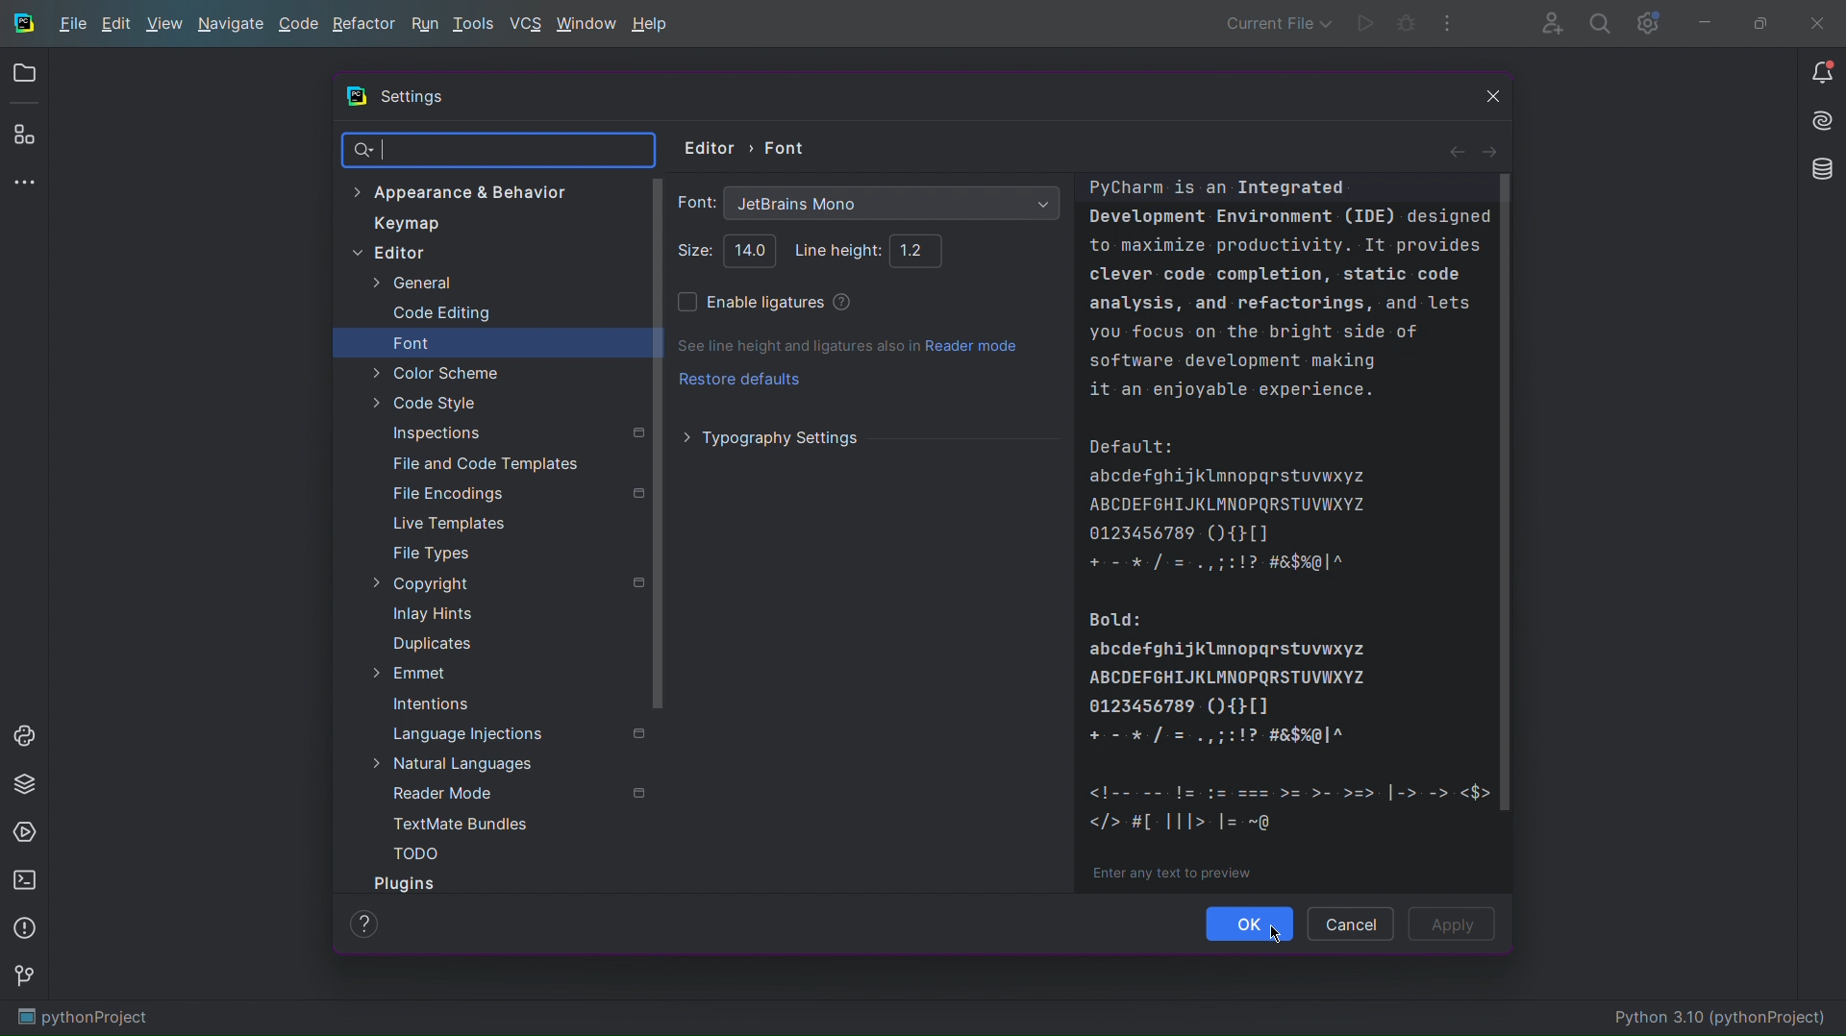  What do you see at coordinates (24, 76) in the screenshot?
I see `Open` at bounding box center [24, 76].